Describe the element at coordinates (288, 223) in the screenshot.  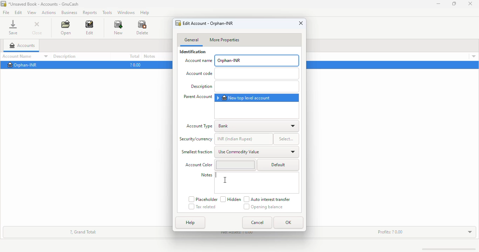
I see `OK` at that location.